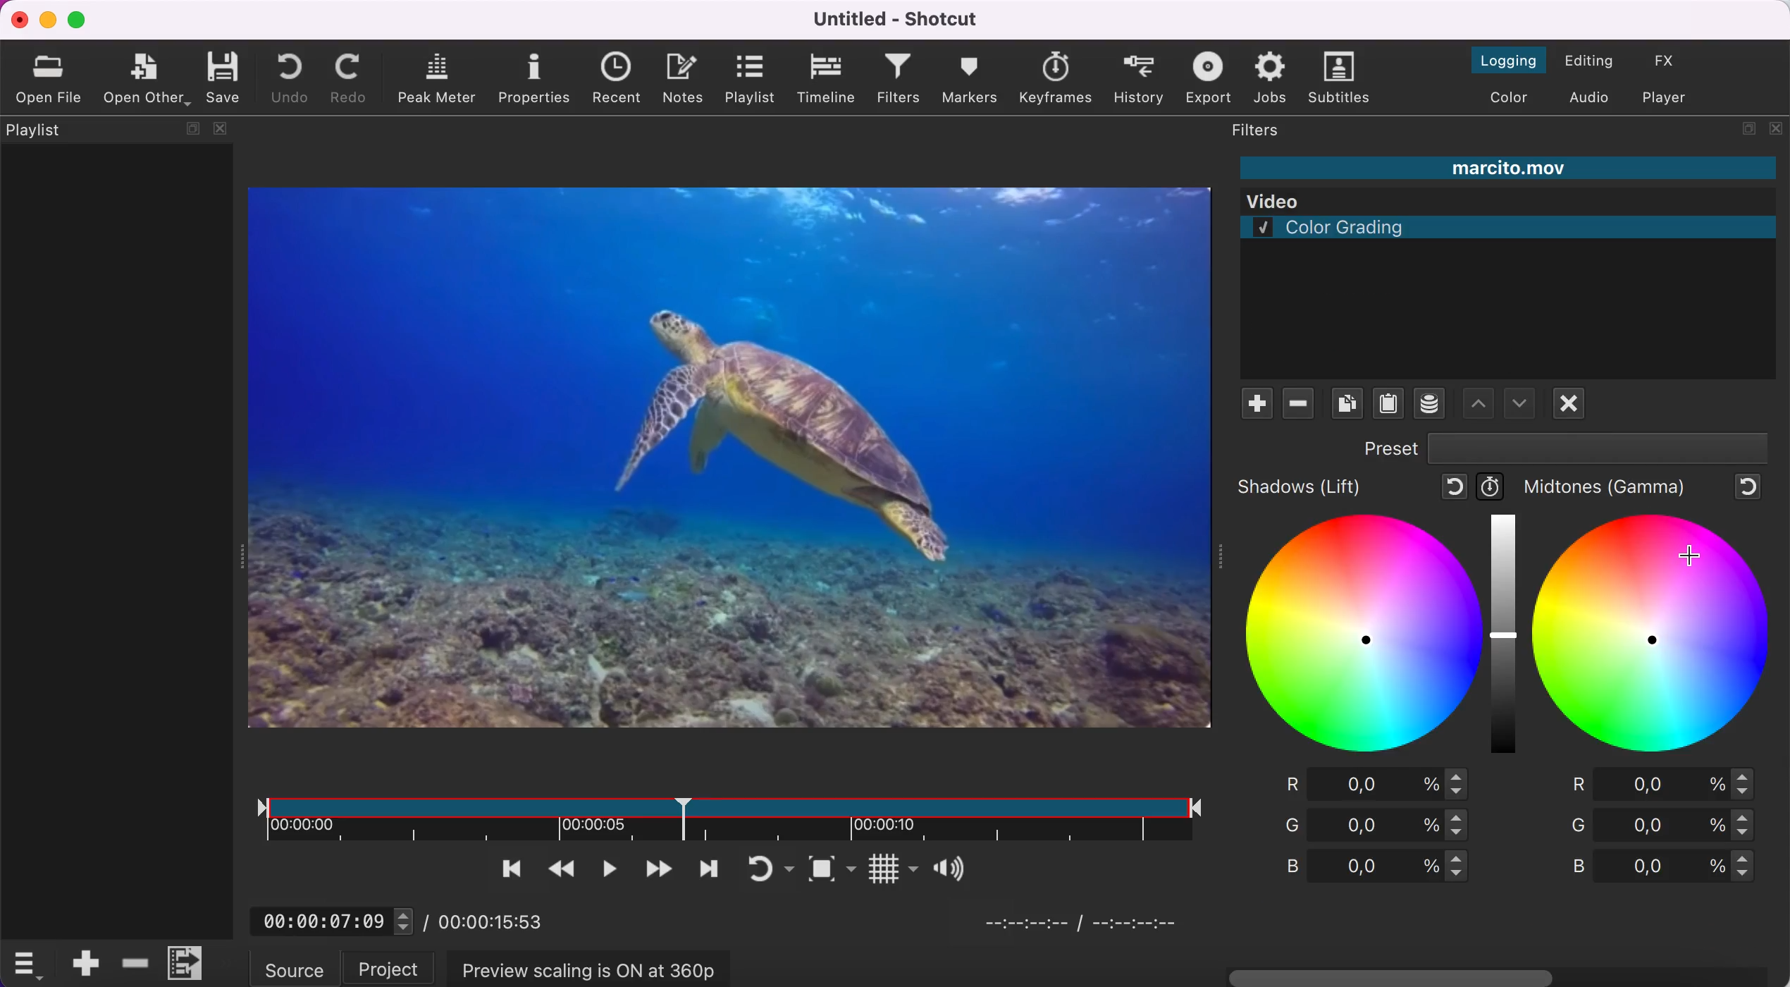  Describe the element at coordinates (1432, 405) in the screenshot. I see `save a filter set` at that location.